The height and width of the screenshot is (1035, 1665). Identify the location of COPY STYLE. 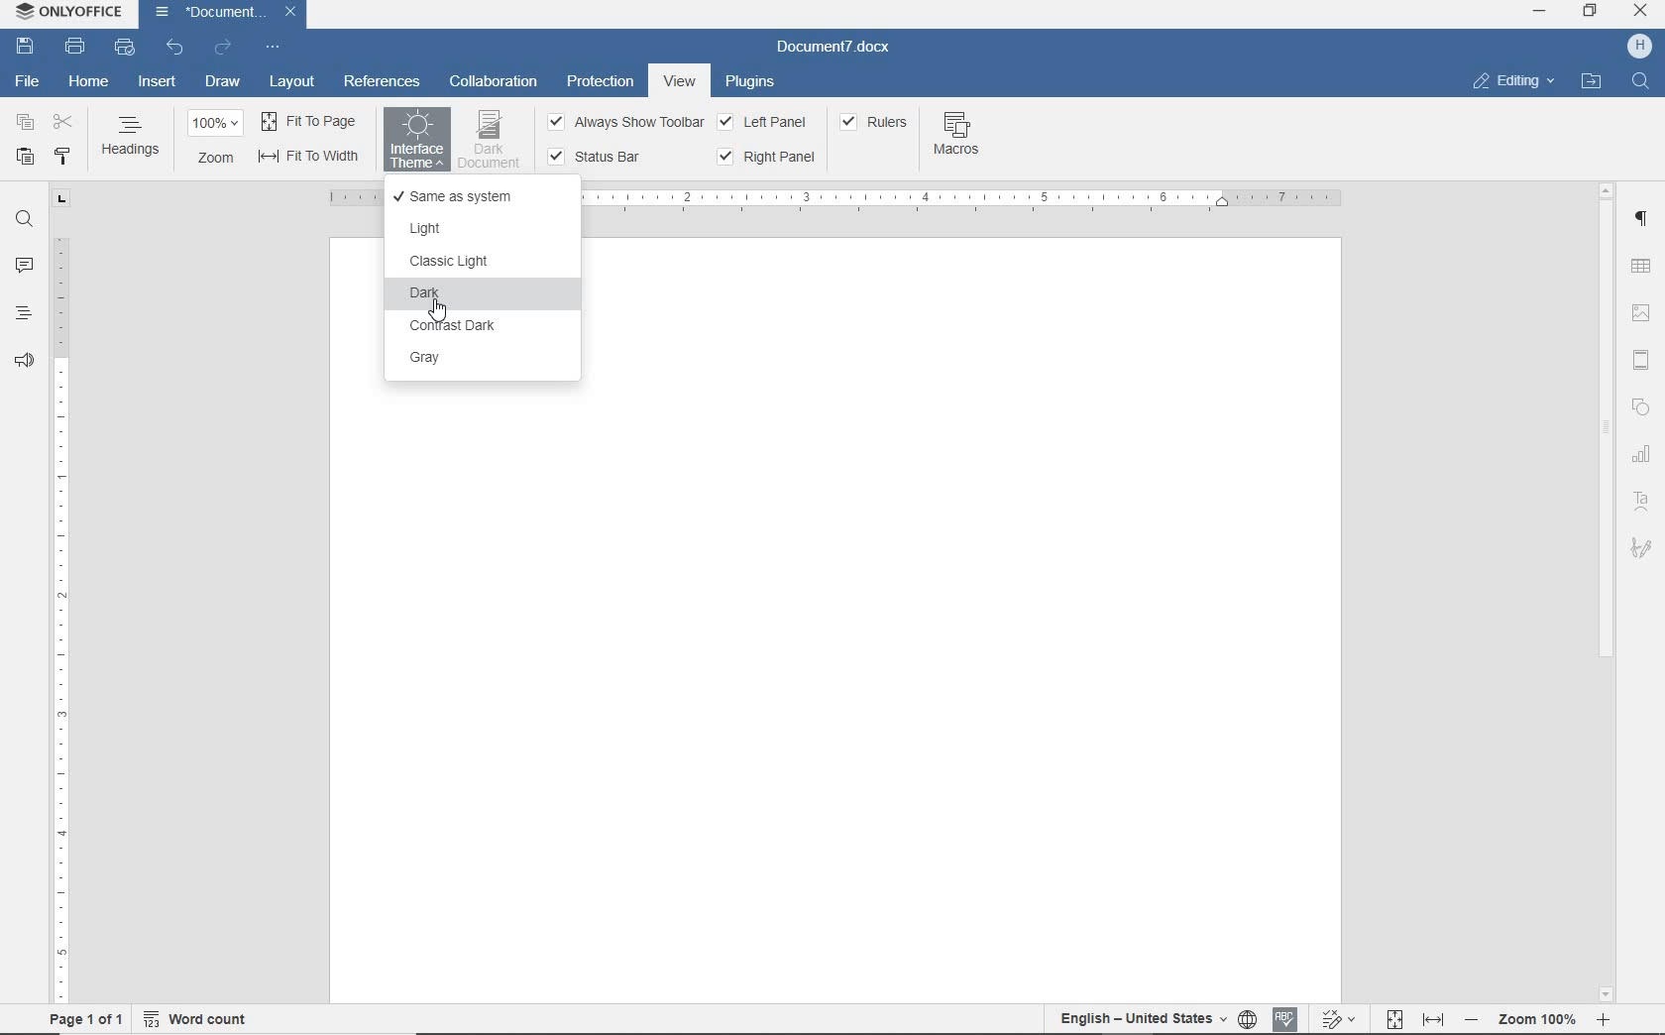
(64, 158).